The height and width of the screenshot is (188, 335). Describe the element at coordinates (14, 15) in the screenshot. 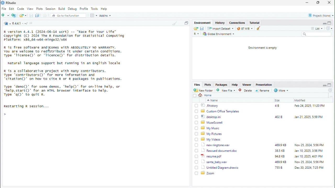

I see `New file` at that location.